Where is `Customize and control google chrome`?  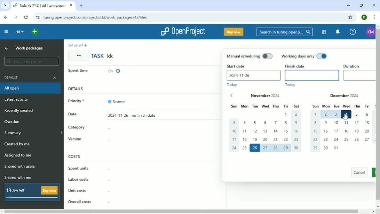 Customize and control google chrome is located at coordinates (374, 17).